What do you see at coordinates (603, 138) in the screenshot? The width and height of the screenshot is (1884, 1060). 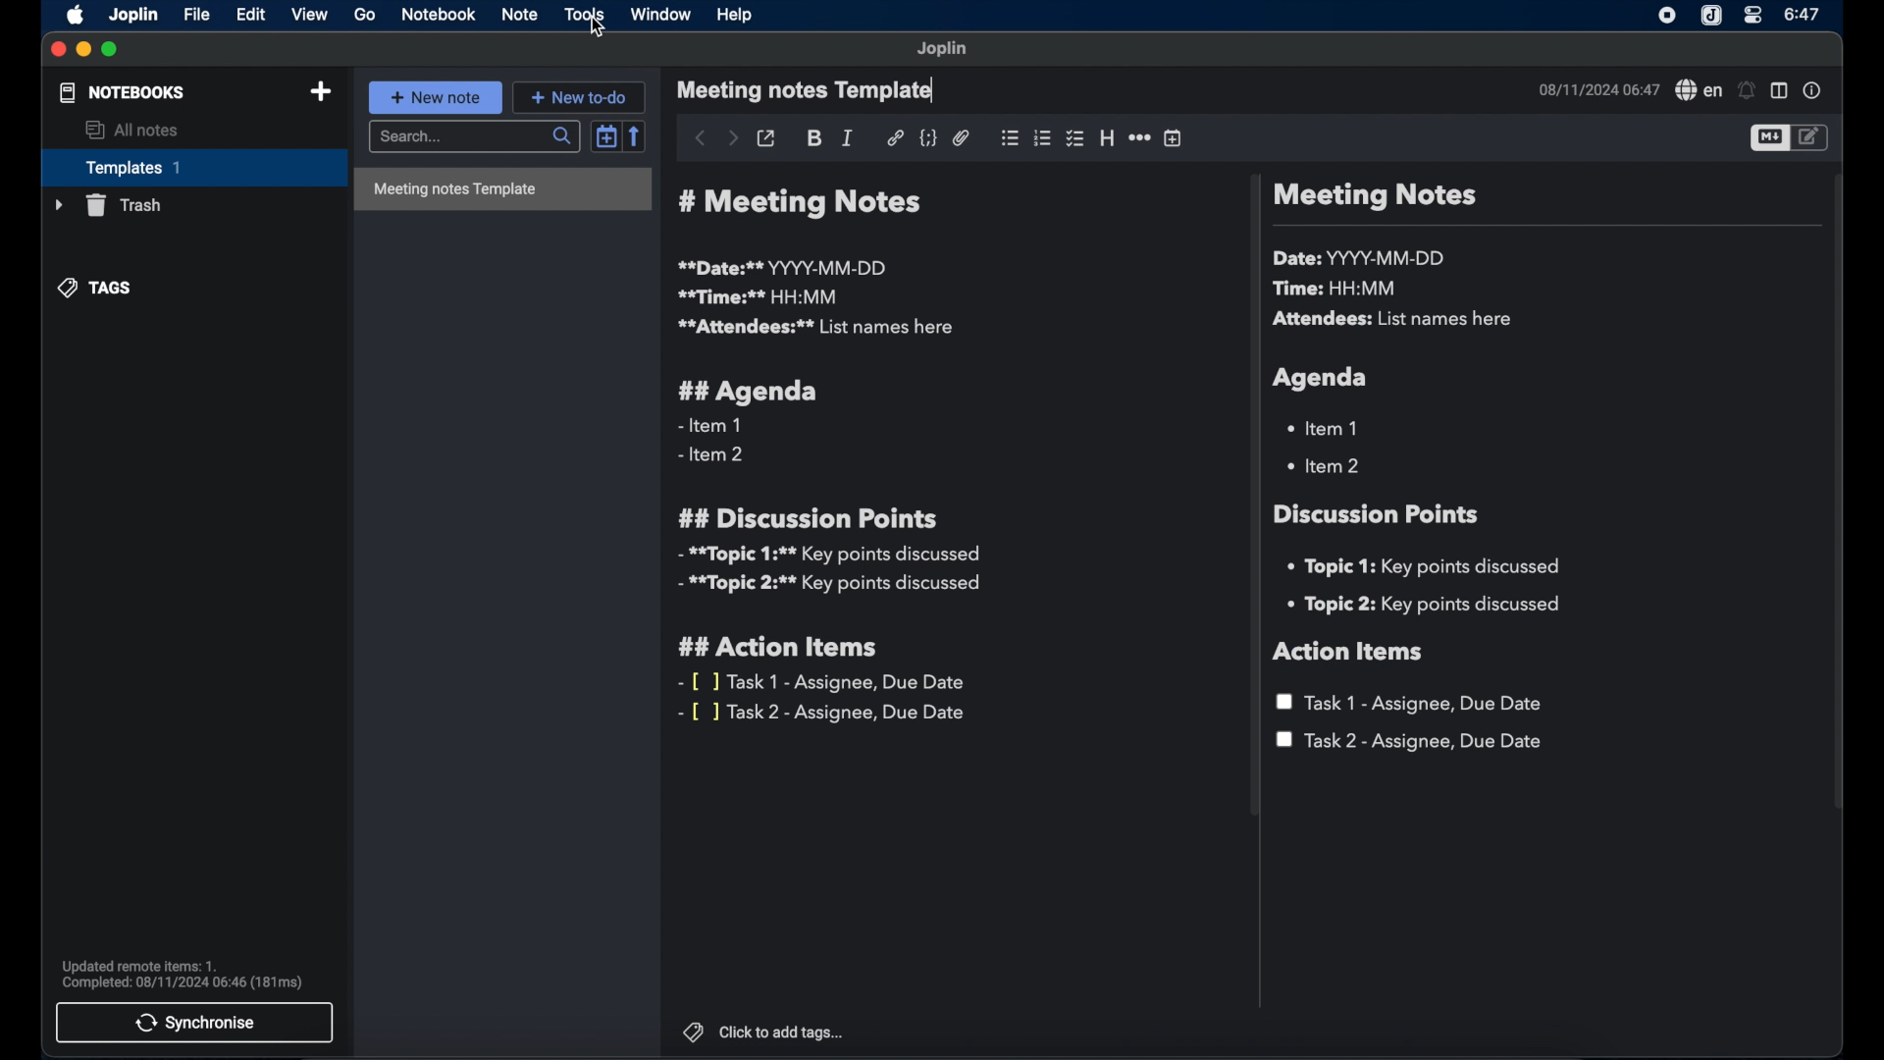 I see `toggle sort order  field` at bounding box center [603, 138].